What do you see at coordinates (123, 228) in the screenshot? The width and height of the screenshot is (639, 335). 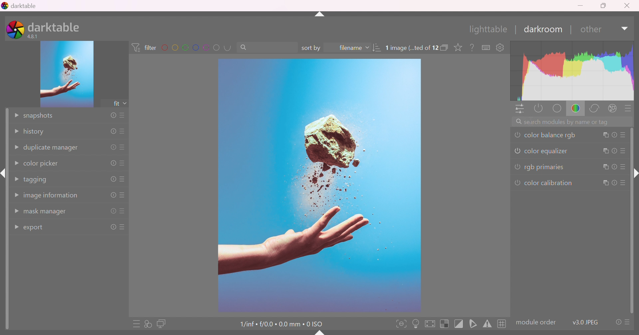 I see `presets` at bounding box center [123, 228].